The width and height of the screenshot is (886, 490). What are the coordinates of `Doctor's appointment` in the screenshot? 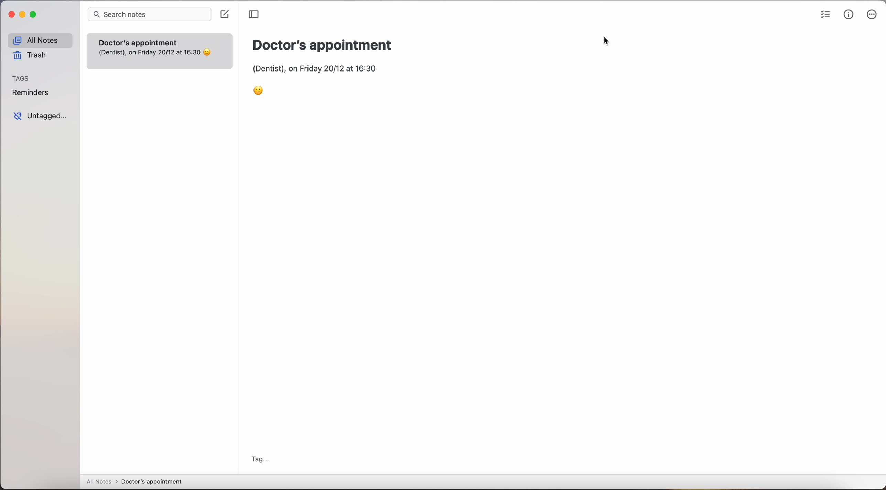 It's located at (138, 43).